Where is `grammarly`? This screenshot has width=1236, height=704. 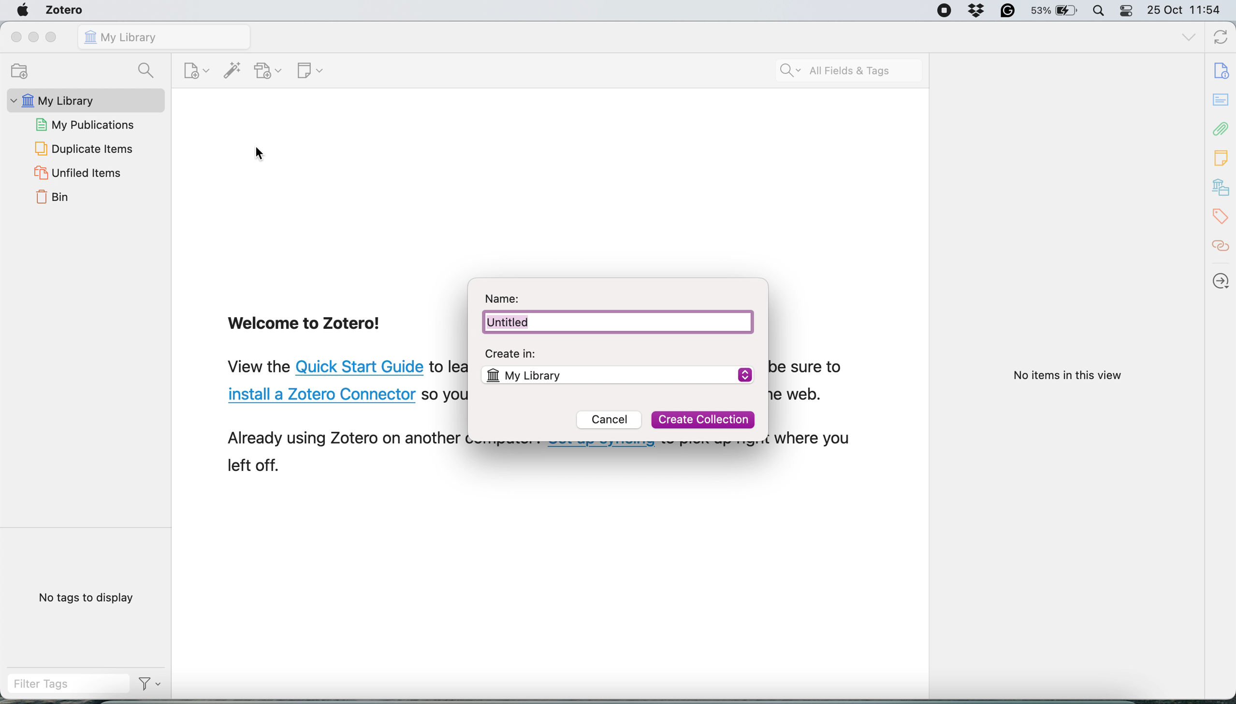
grammarly is located at coordinates (1008, 11).